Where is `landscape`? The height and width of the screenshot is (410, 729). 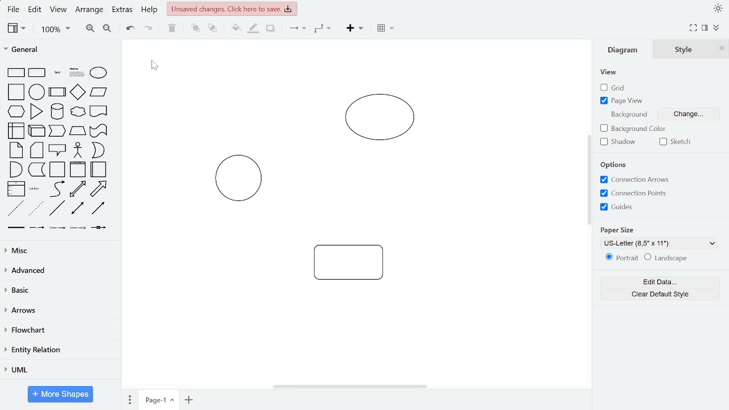 landscape is located at coordinates (669, 258).